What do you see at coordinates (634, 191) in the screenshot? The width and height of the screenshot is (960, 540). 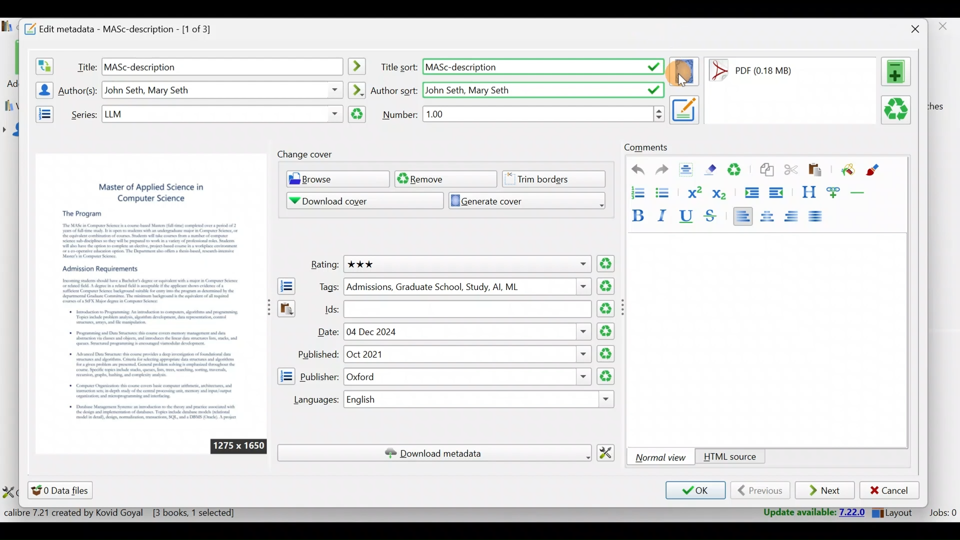 I see `Ordered list` at bounding box center [634, 191].